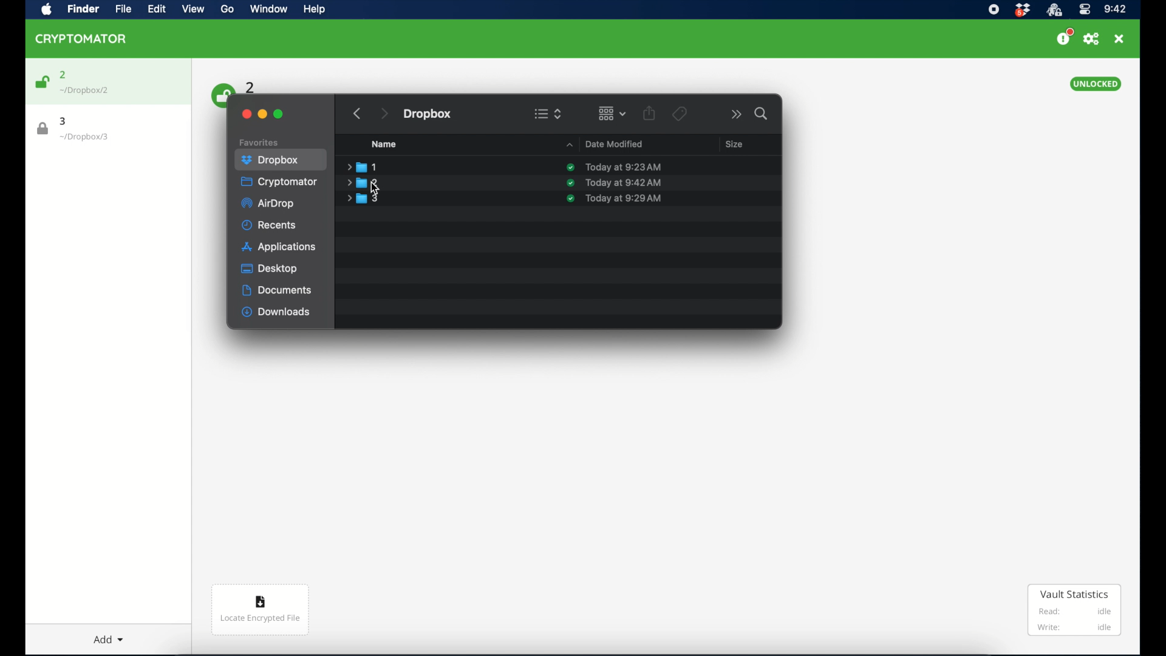  I want to click on close, so click(245, 114).